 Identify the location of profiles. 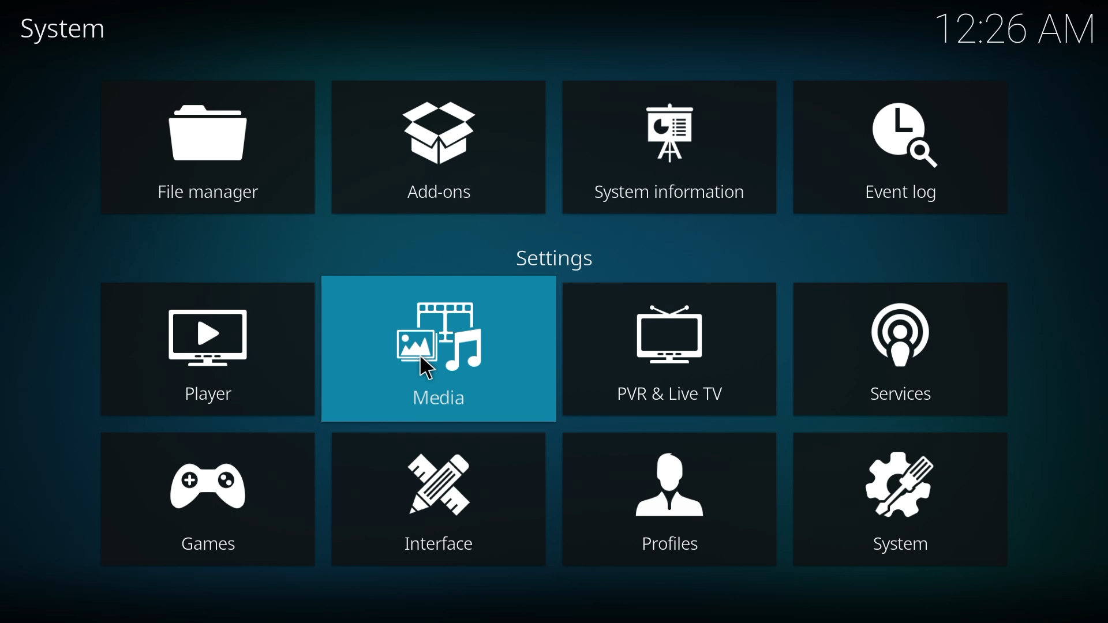
(669, 503).